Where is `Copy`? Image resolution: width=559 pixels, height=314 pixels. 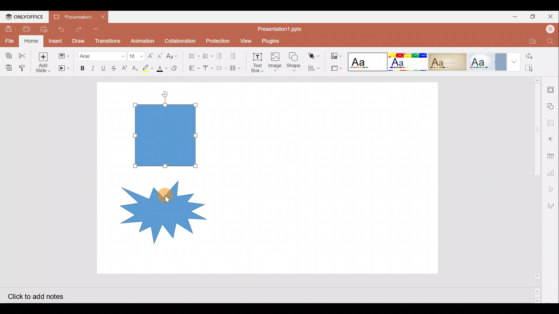 Copy is located at coordinates (7, 53).